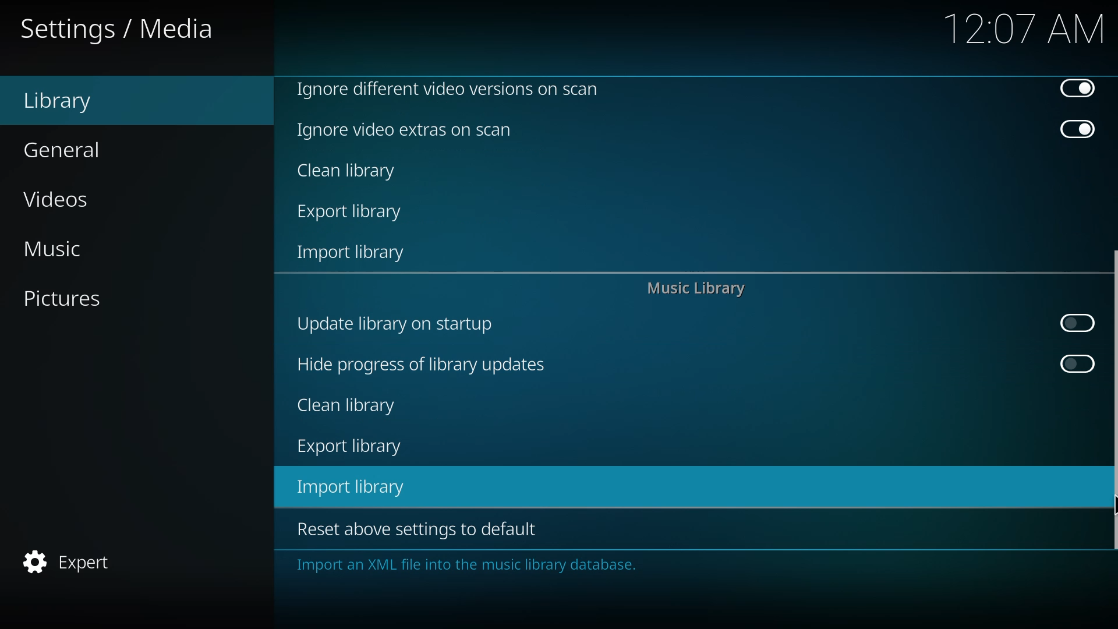 The width and height of the screenshot is (1118, 629). I want to click on ignore, so click(447, 88).